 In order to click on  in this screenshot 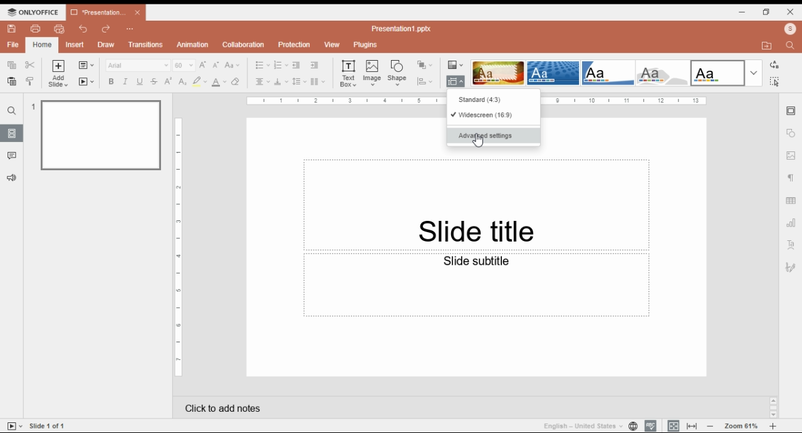, I will do `click(793, 268)`.